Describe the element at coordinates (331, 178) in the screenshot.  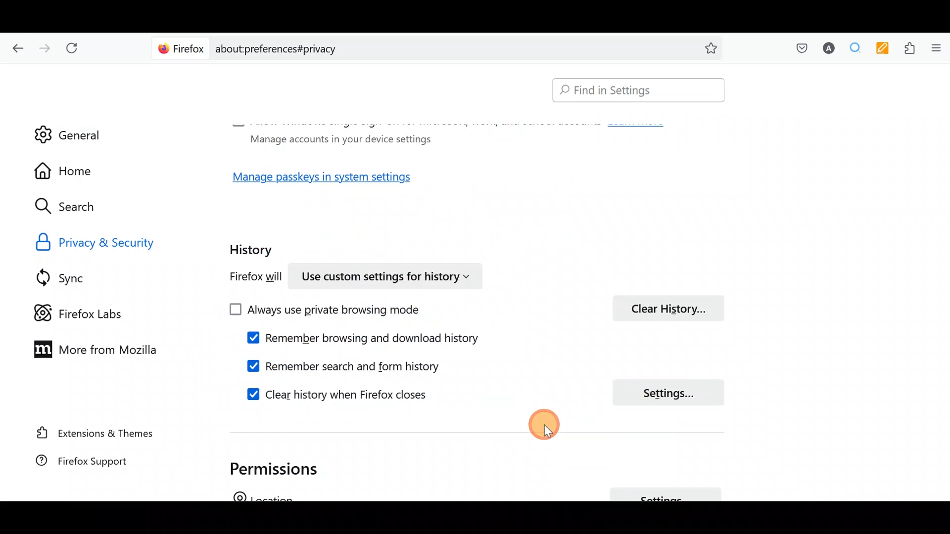
I see `Manage passkeys in system settings` at that location.